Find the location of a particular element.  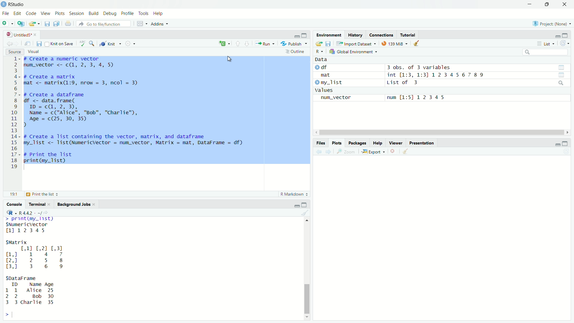

back is located at coordinates (10, 43).